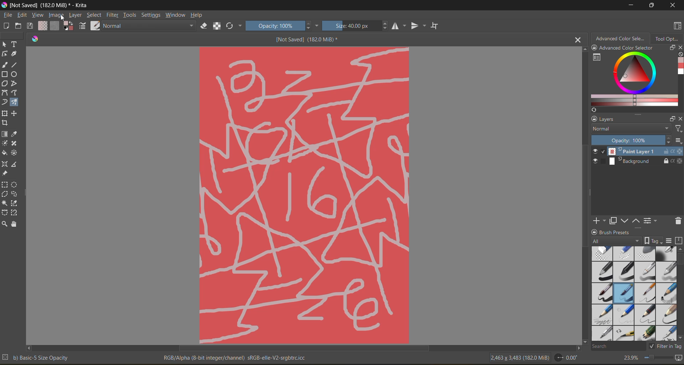 The height and width of the screenshot is (365, 684). I want to click on tools, so click(131, 16).